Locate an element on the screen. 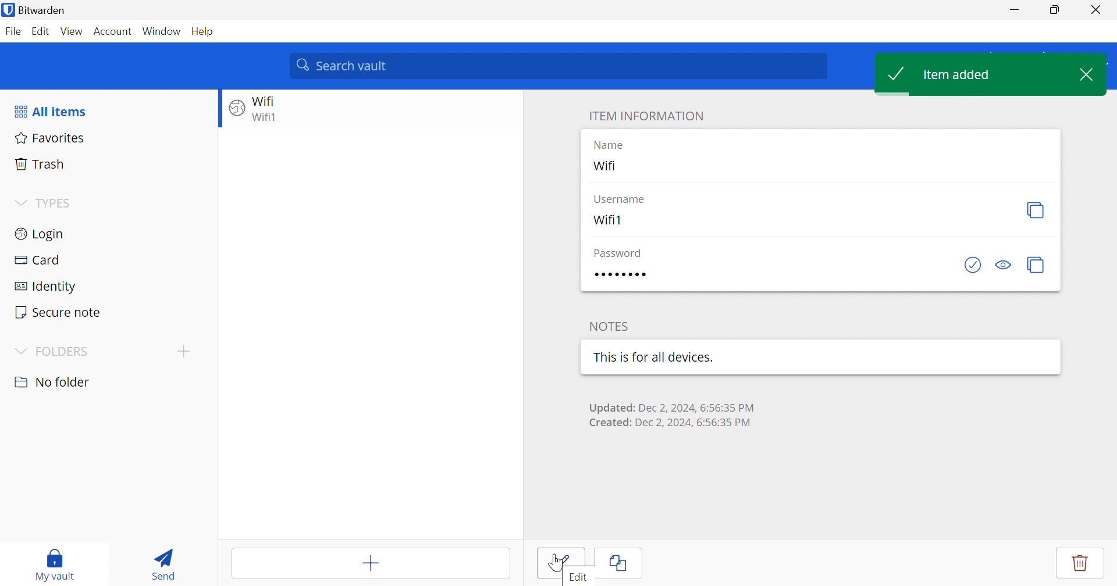 Image resolution: width=1117 pixels, height=586 pixels. File is located at coordinates (13, 31).